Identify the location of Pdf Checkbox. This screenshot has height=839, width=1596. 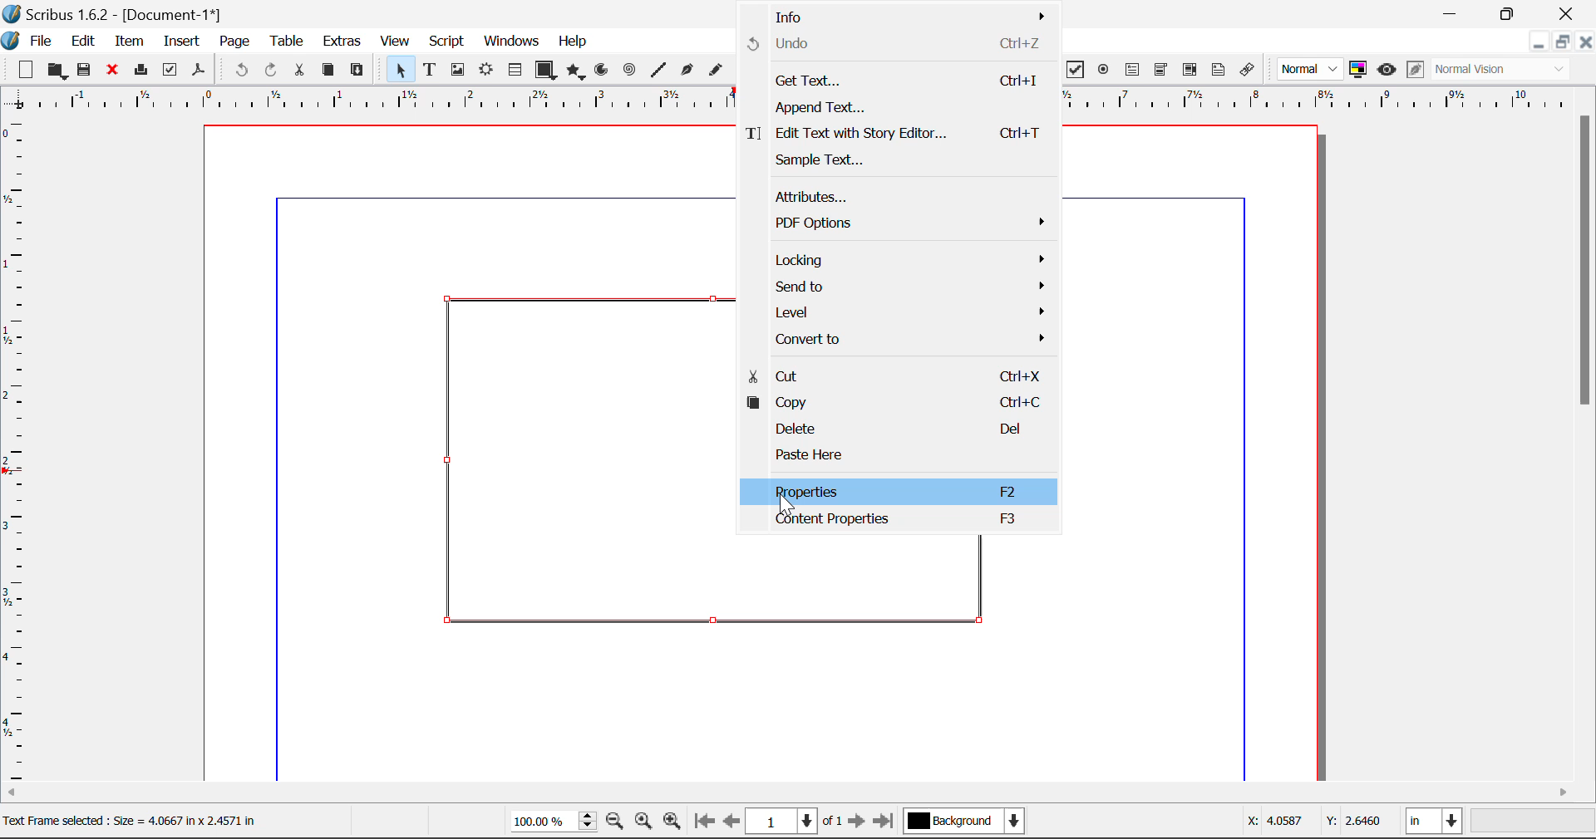
(1076, 70).